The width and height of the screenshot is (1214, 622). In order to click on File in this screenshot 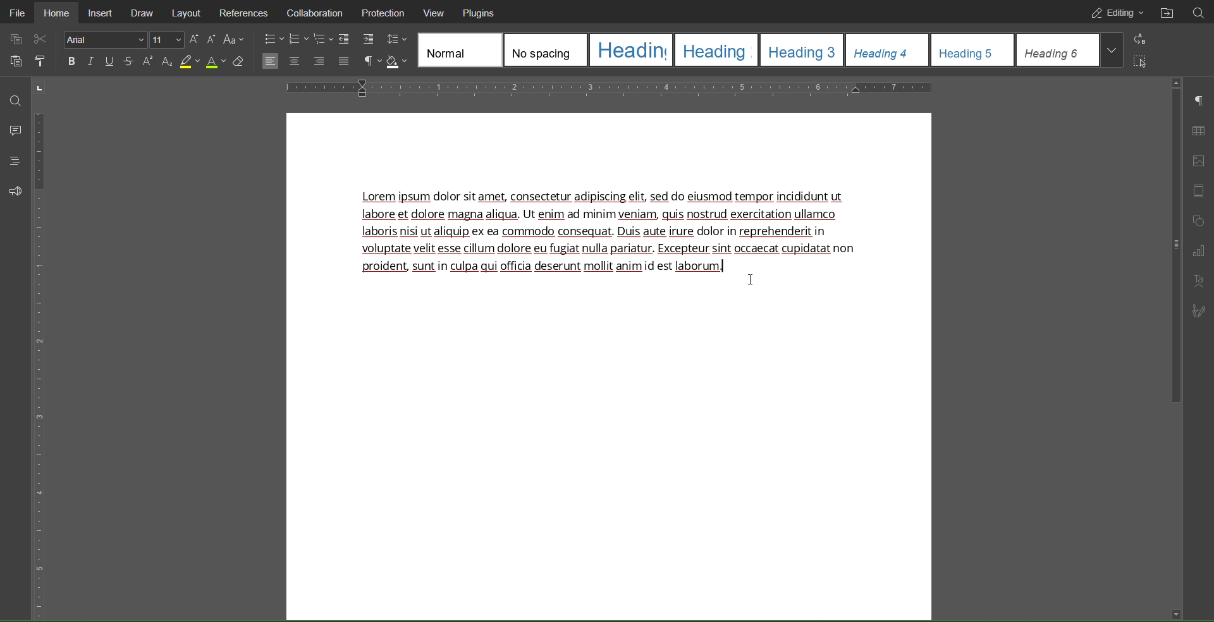, I will do `click(16, 13)`.